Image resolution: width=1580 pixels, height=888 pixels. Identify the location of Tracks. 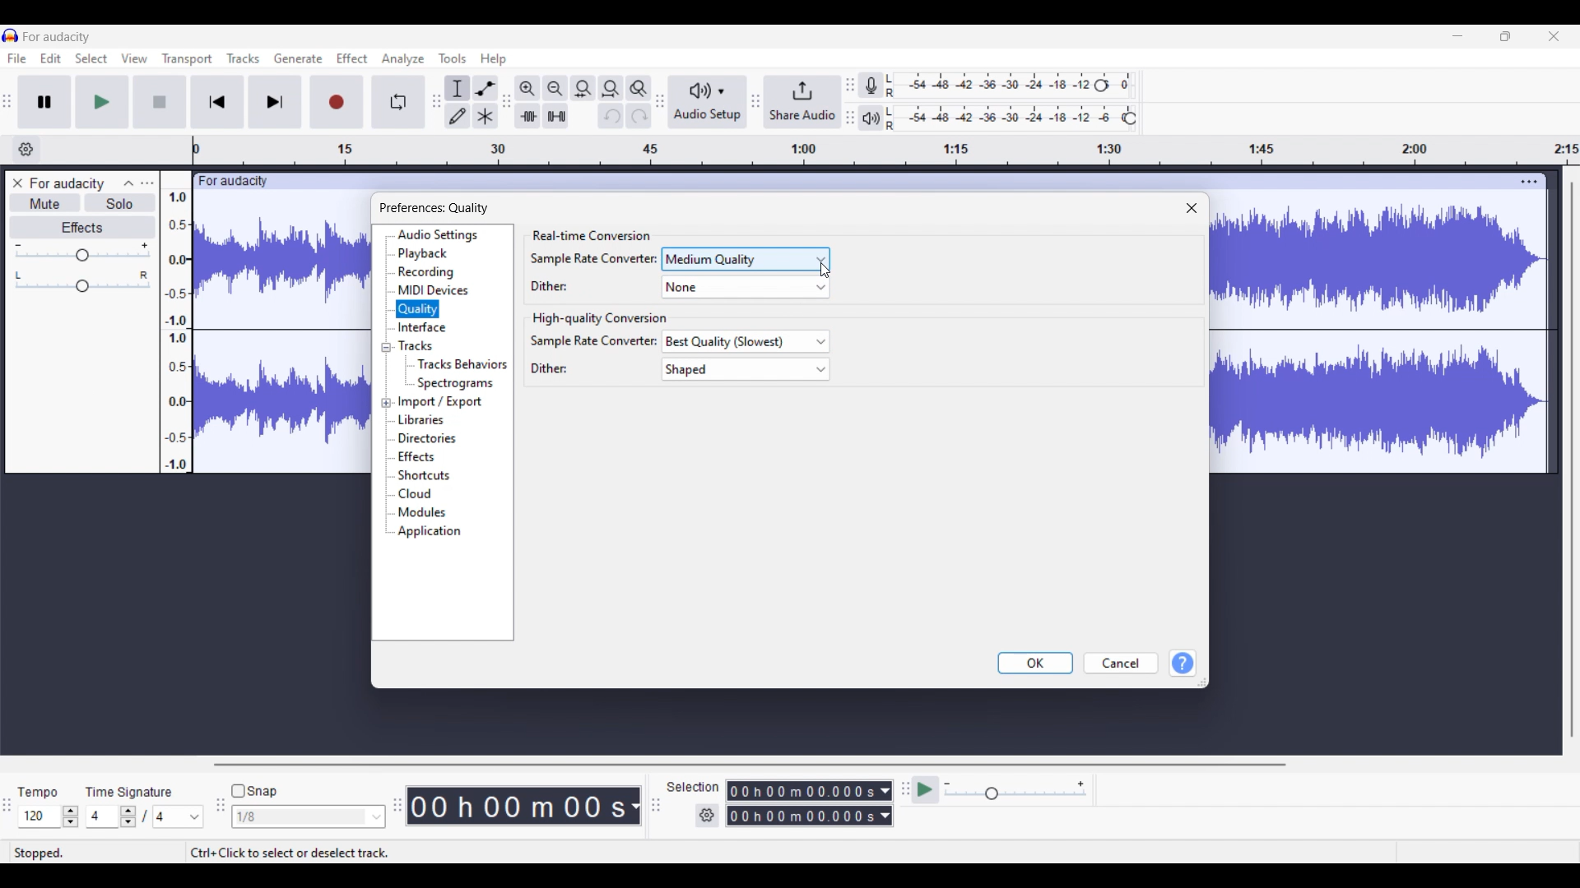
(417, 345).